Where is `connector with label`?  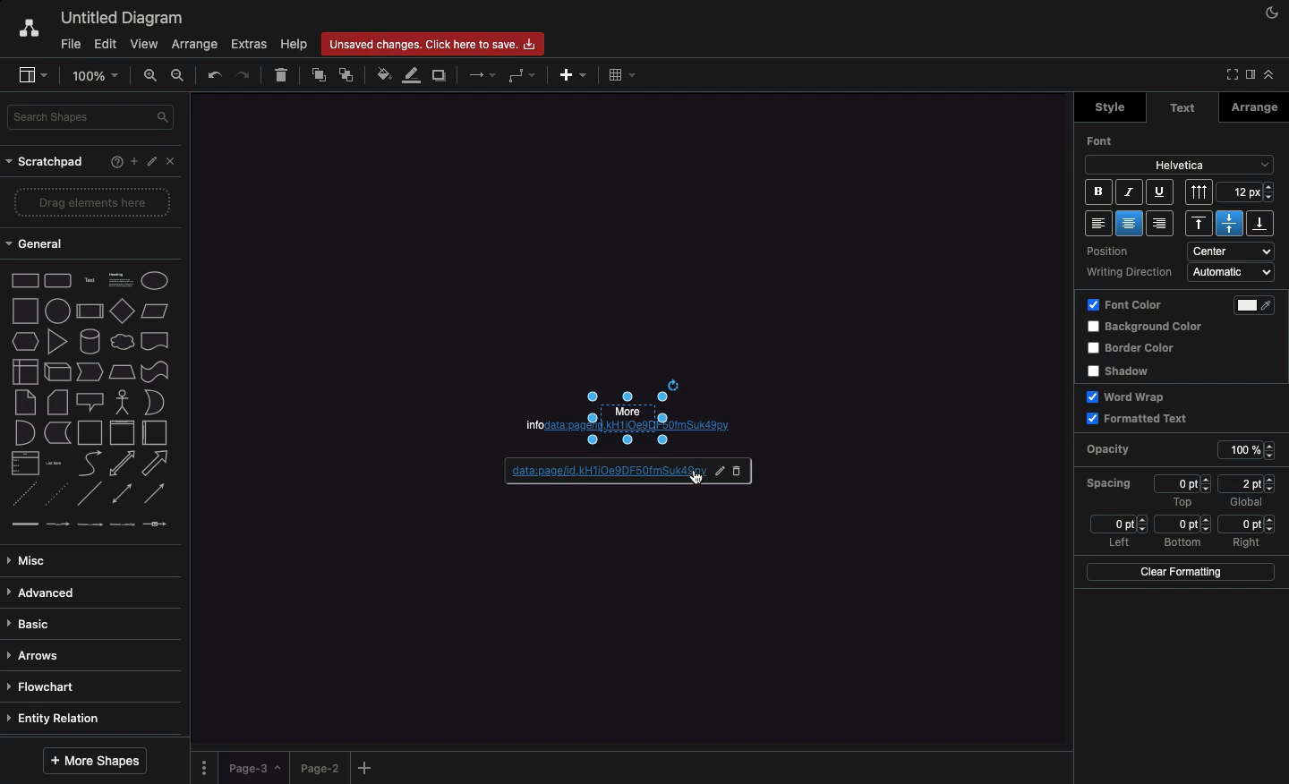 connector with label is located at coordinates (57, 525).